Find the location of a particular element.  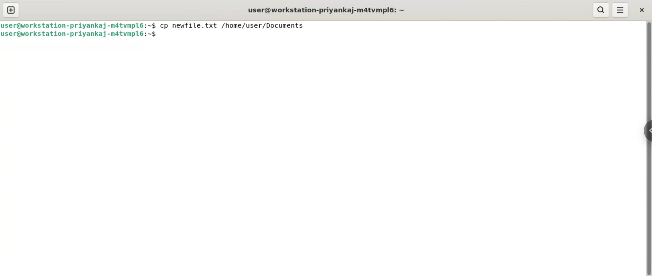

search is located at coordinates (601, 10).